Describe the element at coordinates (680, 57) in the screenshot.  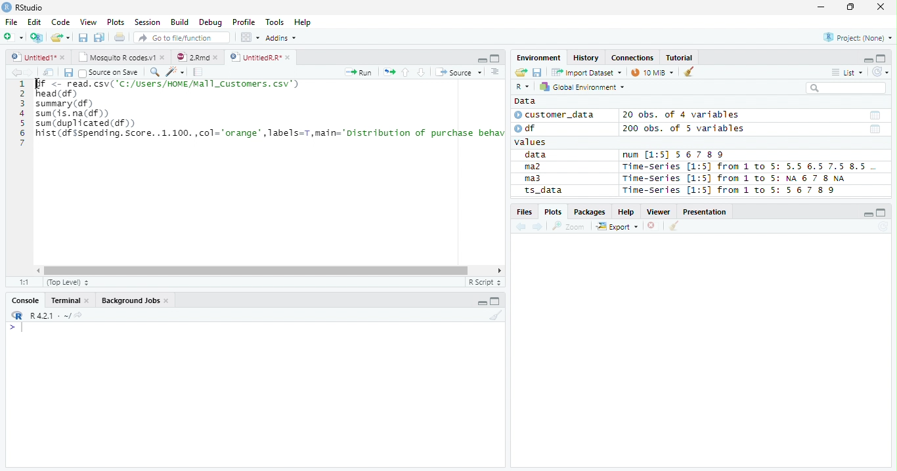
I see `Tutorial` at that location.